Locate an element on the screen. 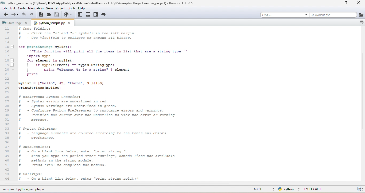 The width and height of the screenshot is (365, 193). open is located at coordinates (49, 16).